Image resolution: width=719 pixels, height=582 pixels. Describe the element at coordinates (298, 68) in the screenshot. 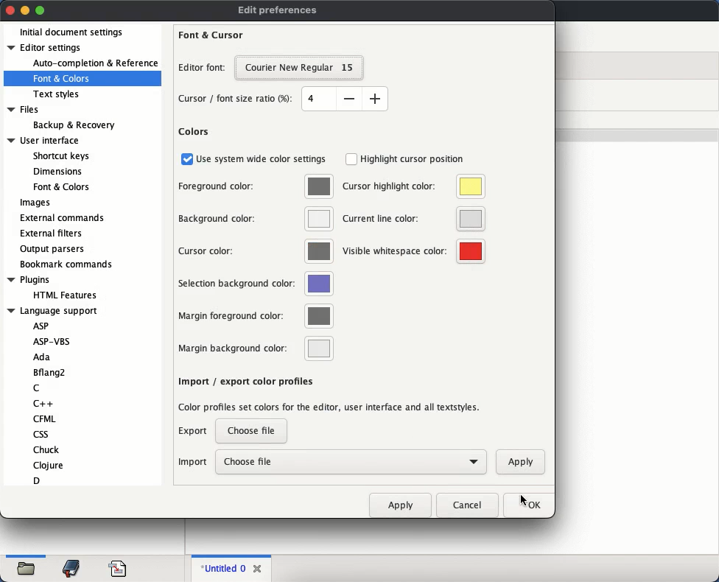

I see `select font` at that location.